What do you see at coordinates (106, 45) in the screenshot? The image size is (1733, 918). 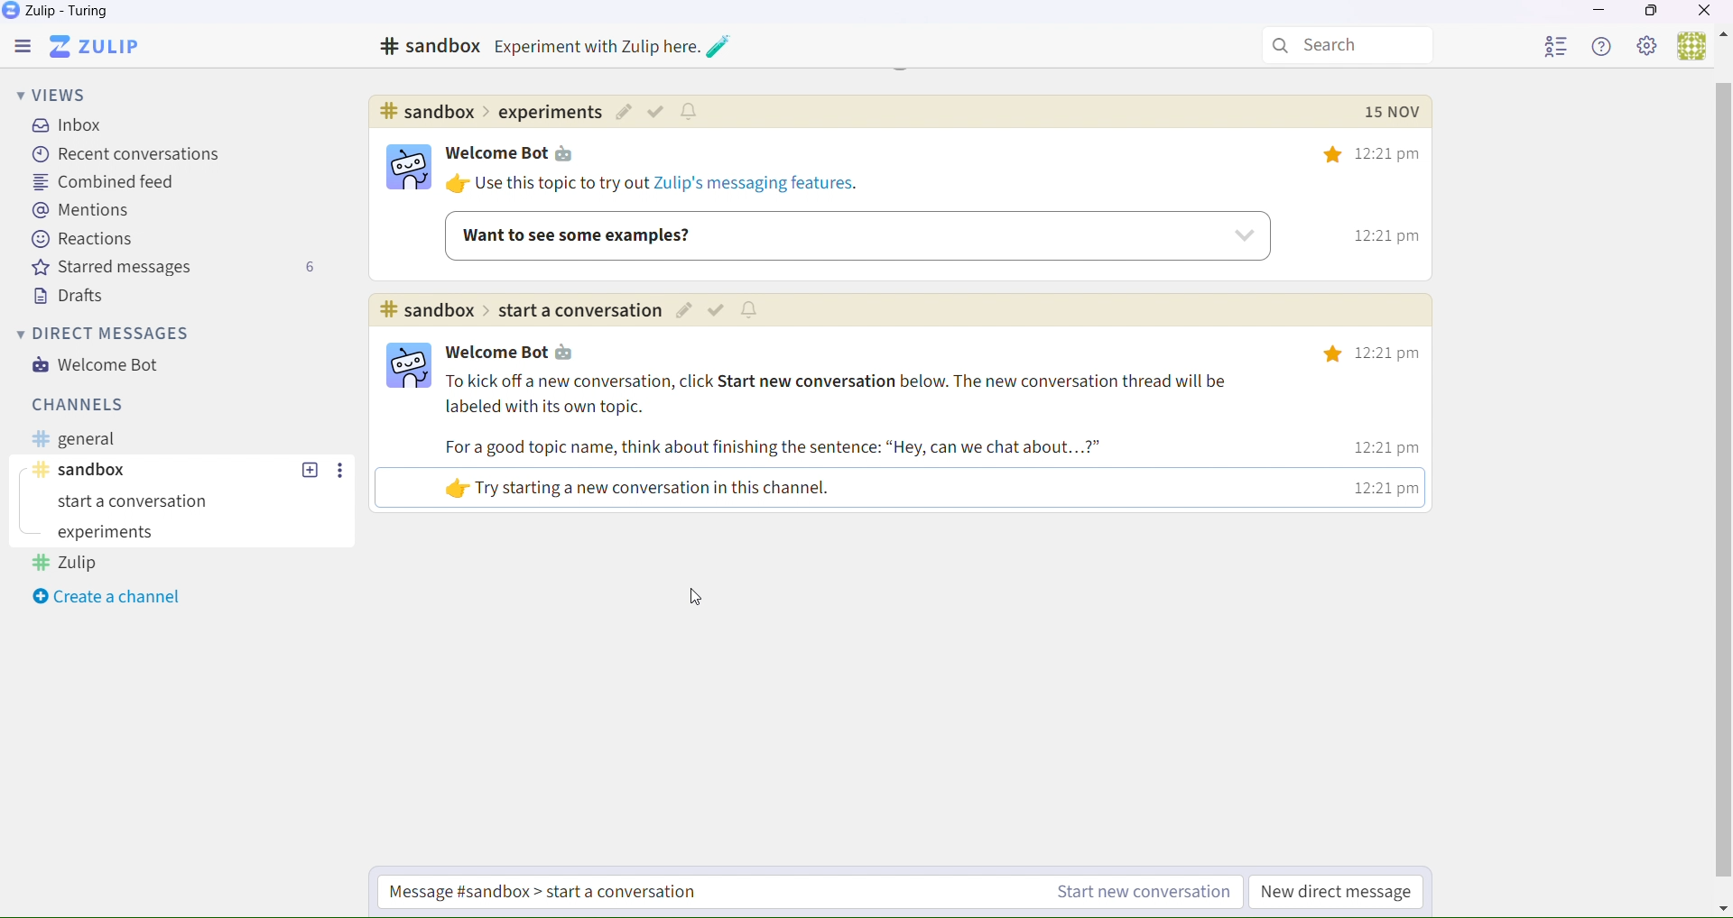 I see `Zulip` at bounding box center [106, 45].